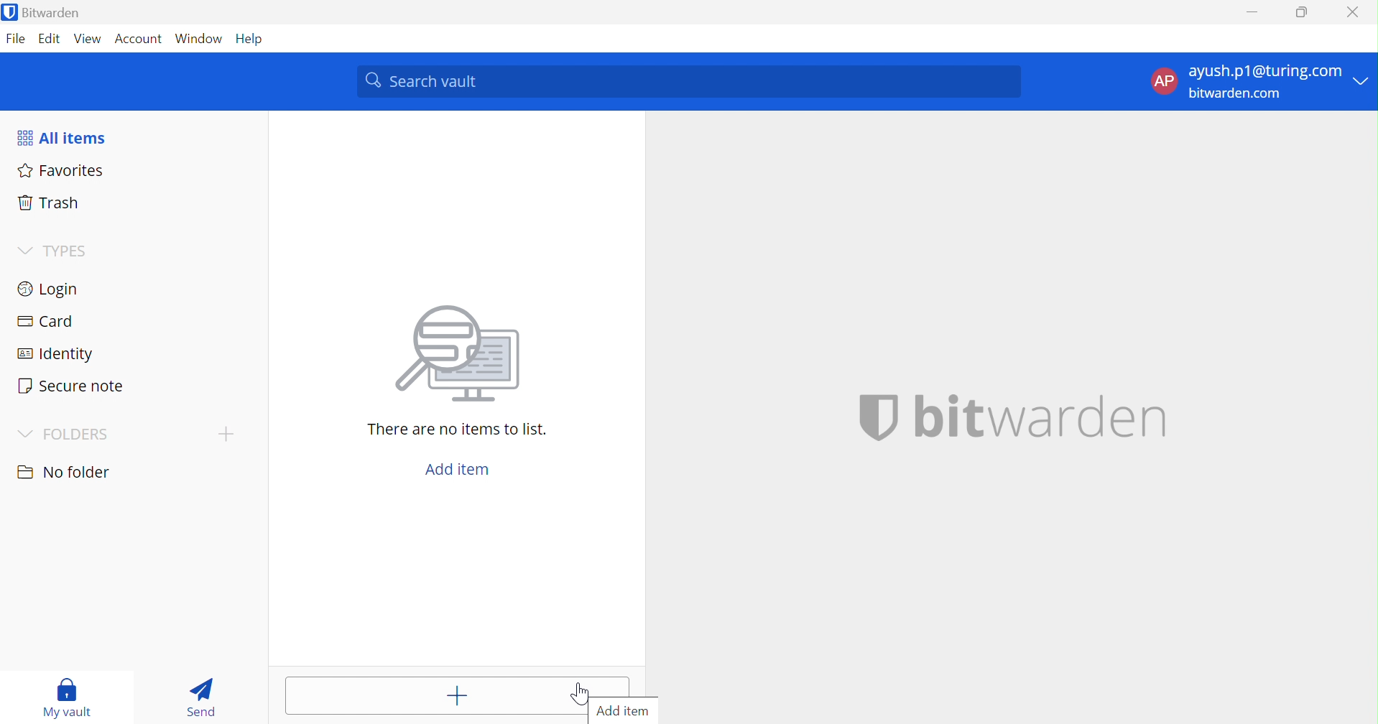 The width and height of the screenshot is (1378, 724). I want to click on Minimize, so click(1249, 11).